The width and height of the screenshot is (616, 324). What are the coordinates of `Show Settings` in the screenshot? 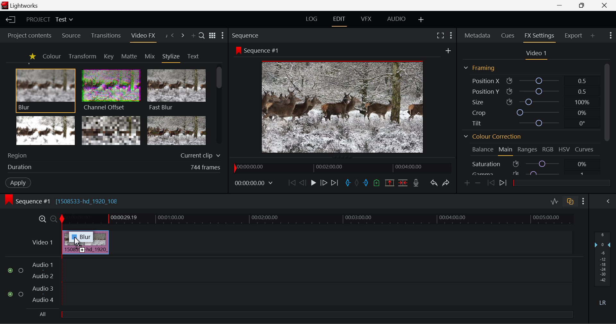 It's located at (583, 200).